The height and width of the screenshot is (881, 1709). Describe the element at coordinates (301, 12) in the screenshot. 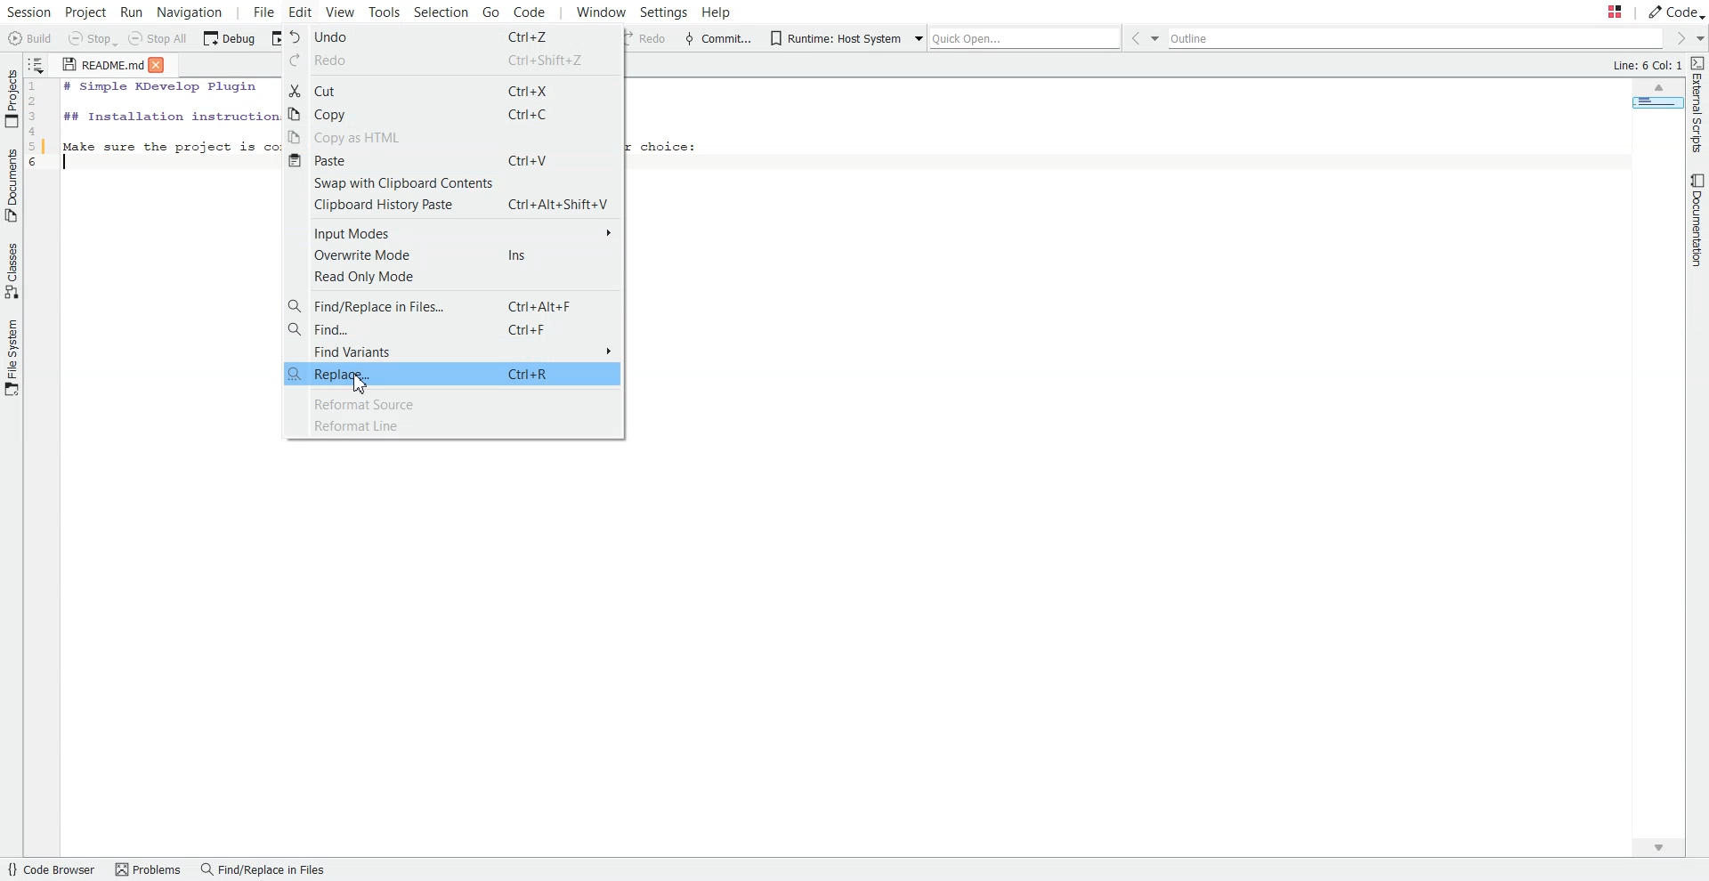

I see `Edit` at that location.